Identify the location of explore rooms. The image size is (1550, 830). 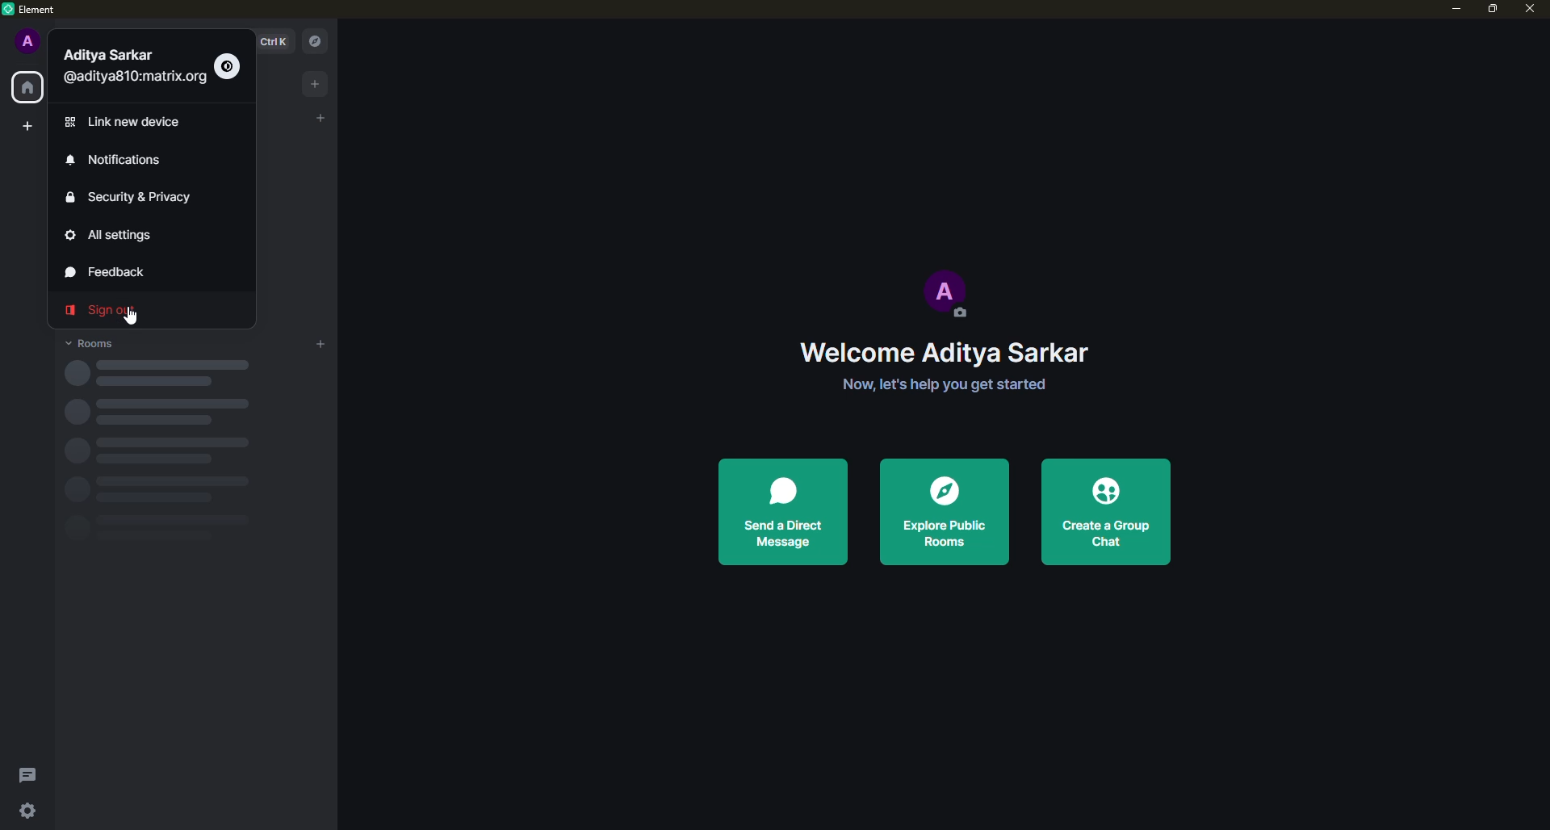
(320, 40).